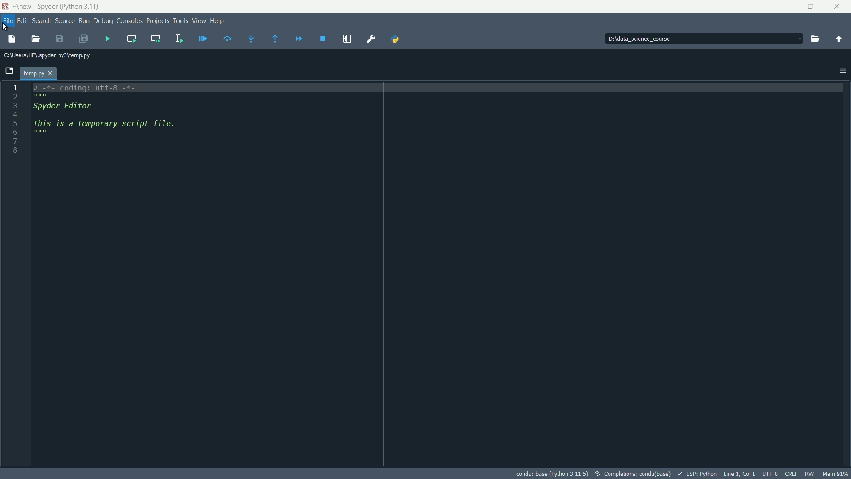 This screenshot has width=851, height=479. What do you see at coordinates (23, 20) in the screenshot?
I see `edit menu` at bounding box center [23, 20].